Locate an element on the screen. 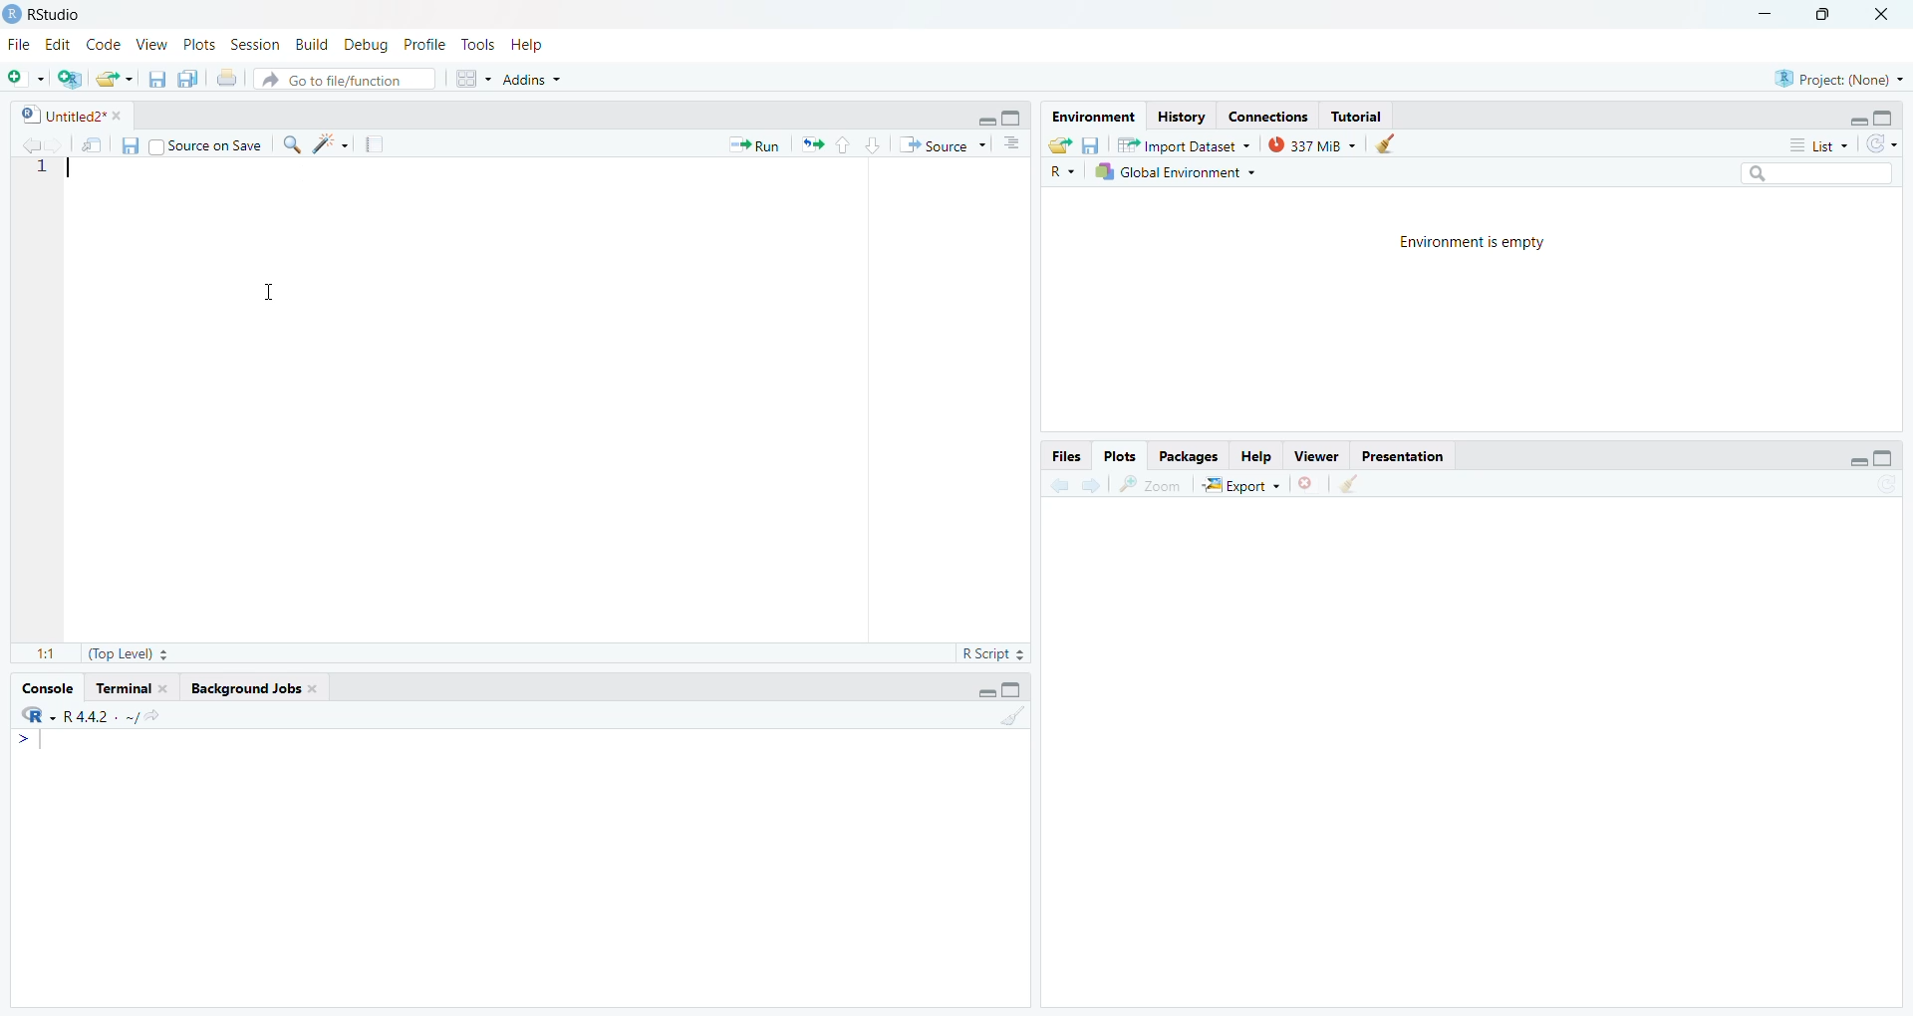 The width and height of the screenshot is (1913, 1016). re run the previous code is located at coordinates (809, 144).